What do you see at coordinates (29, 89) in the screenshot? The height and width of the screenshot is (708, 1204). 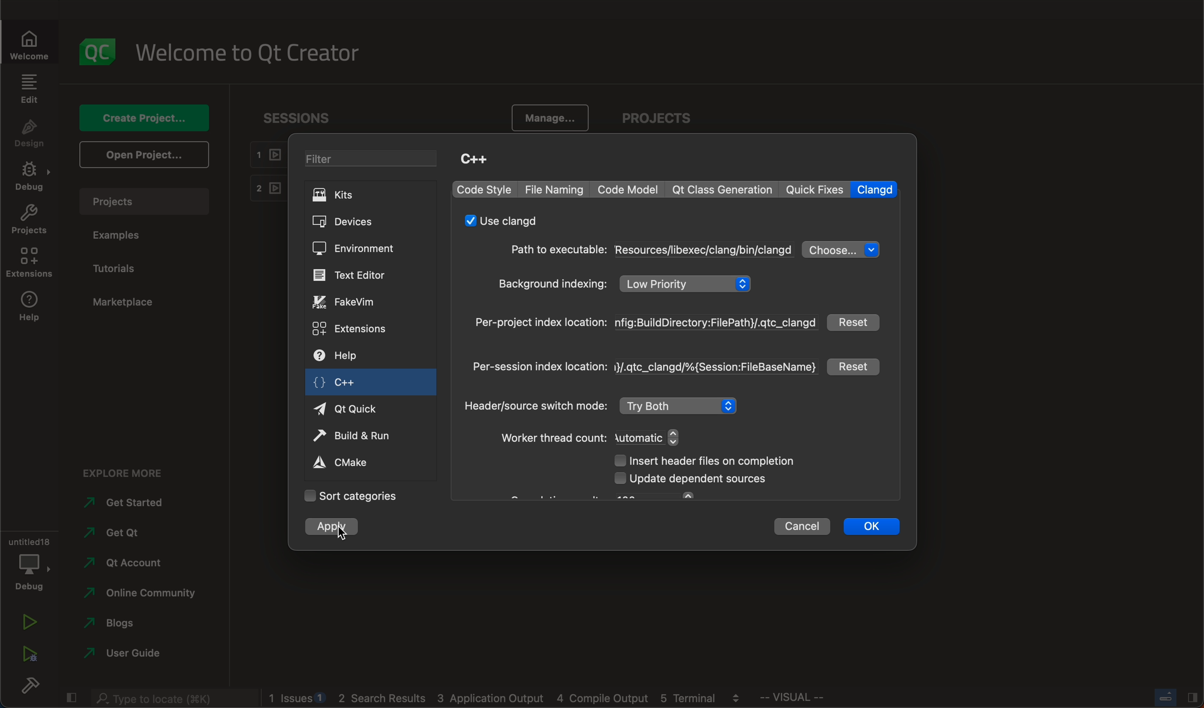 I see `edit` at bounding box center [29, 89].